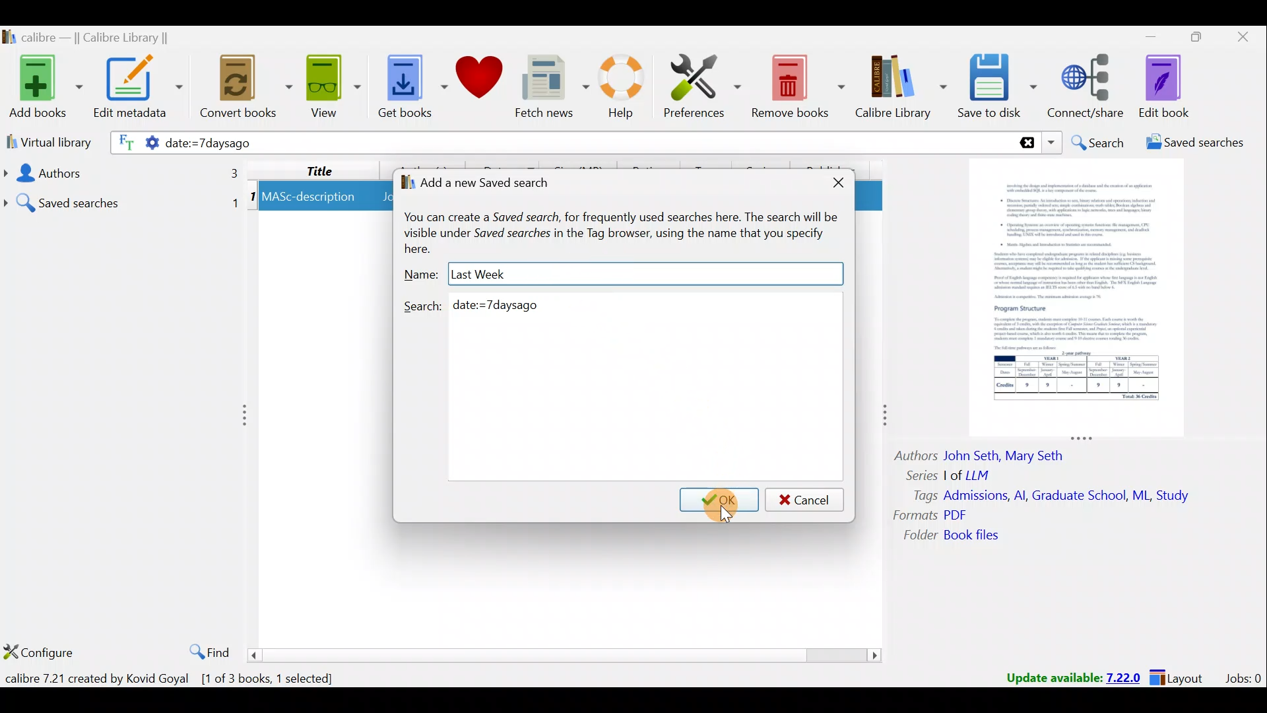 This screenshot has width=1267, height=713. What do you see at coordinates (566, 654) in the screenshot?
I see `Scroll bar` at bounding box center [566, 654].